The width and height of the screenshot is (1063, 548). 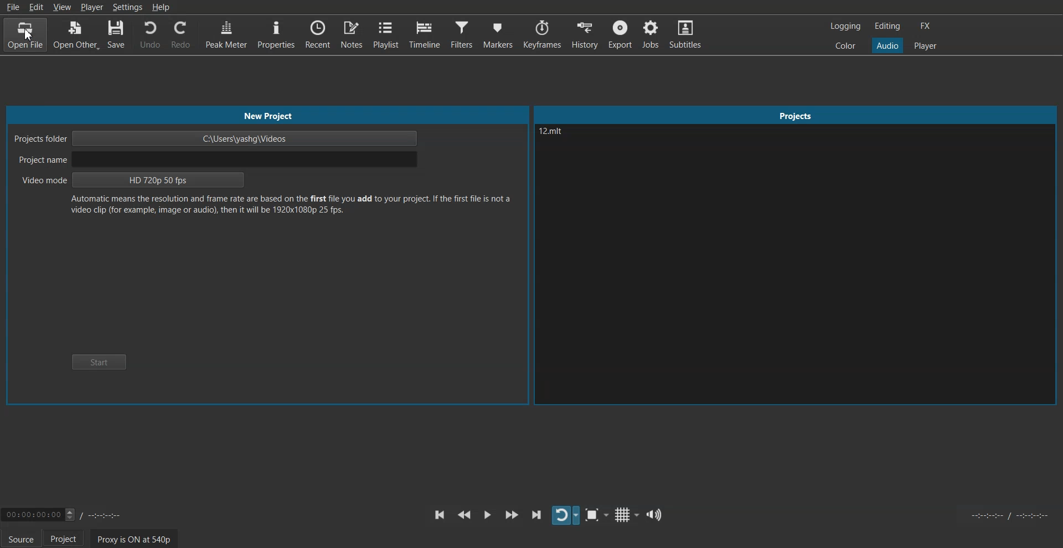 What do you see at coordinates (352, 35) in the screenshot?
I see `Notes` at bounding box center [352, 35].